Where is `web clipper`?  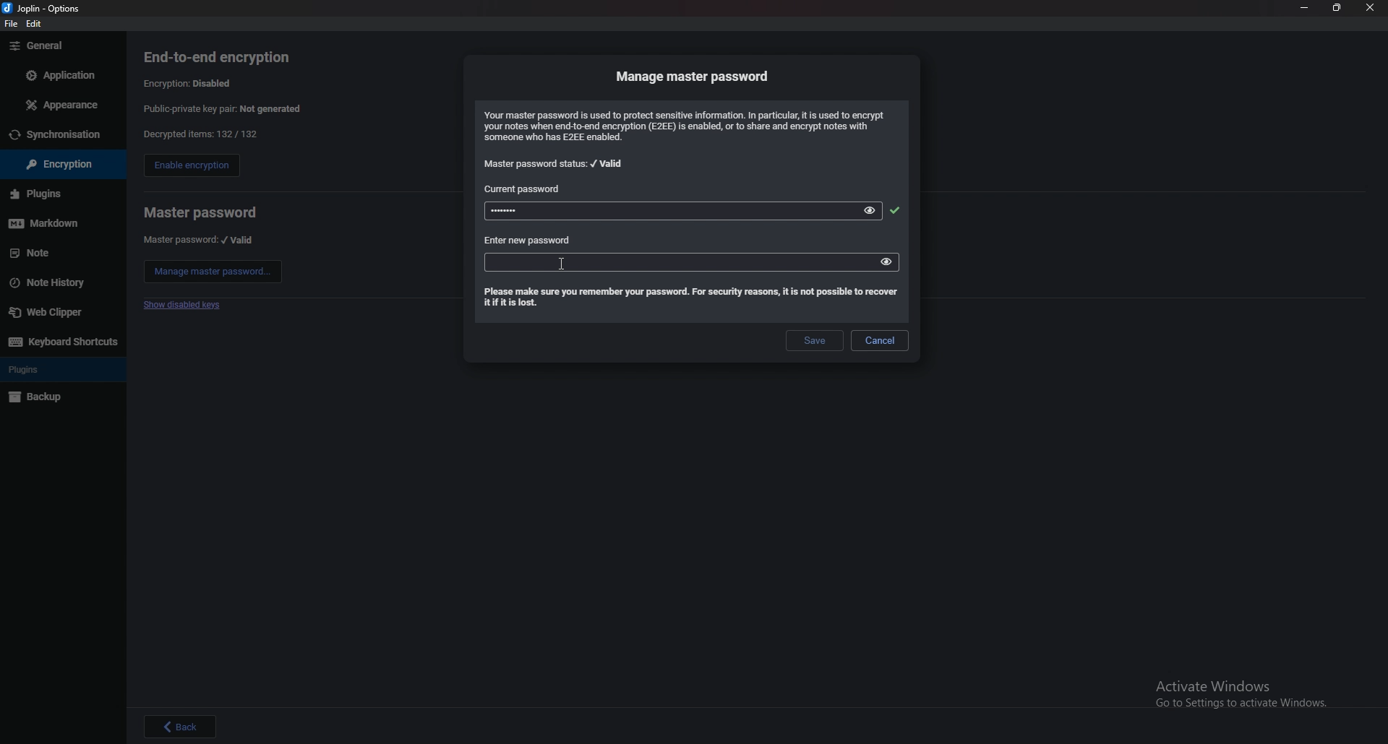 web clipper is located at coordinates (62, 311).